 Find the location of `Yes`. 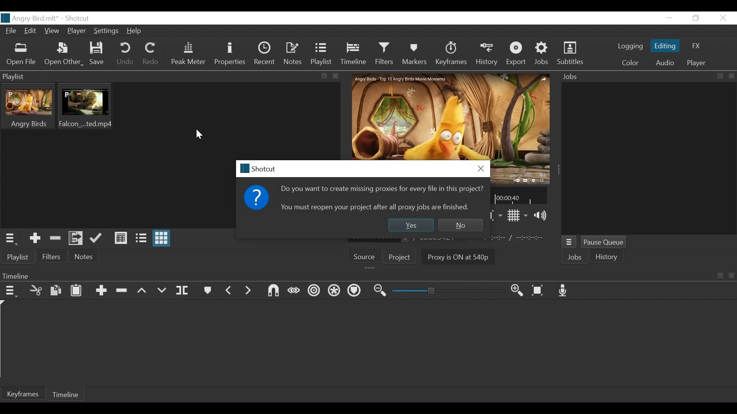

Yes is located at coordinates (411, 225).